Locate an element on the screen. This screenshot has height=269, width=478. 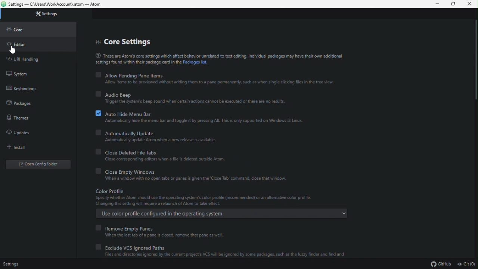
Clothes empty Windows is located at coordinates (197, 171).